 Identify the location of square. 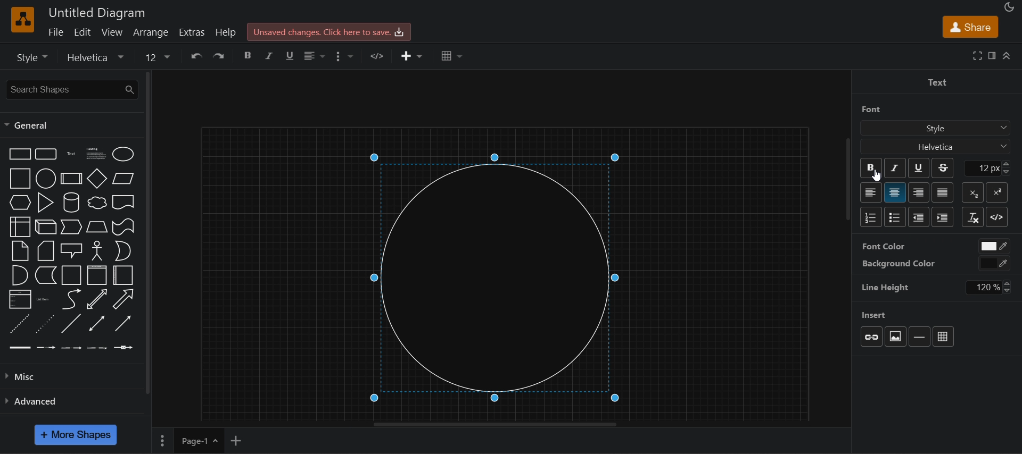
(20, 178).